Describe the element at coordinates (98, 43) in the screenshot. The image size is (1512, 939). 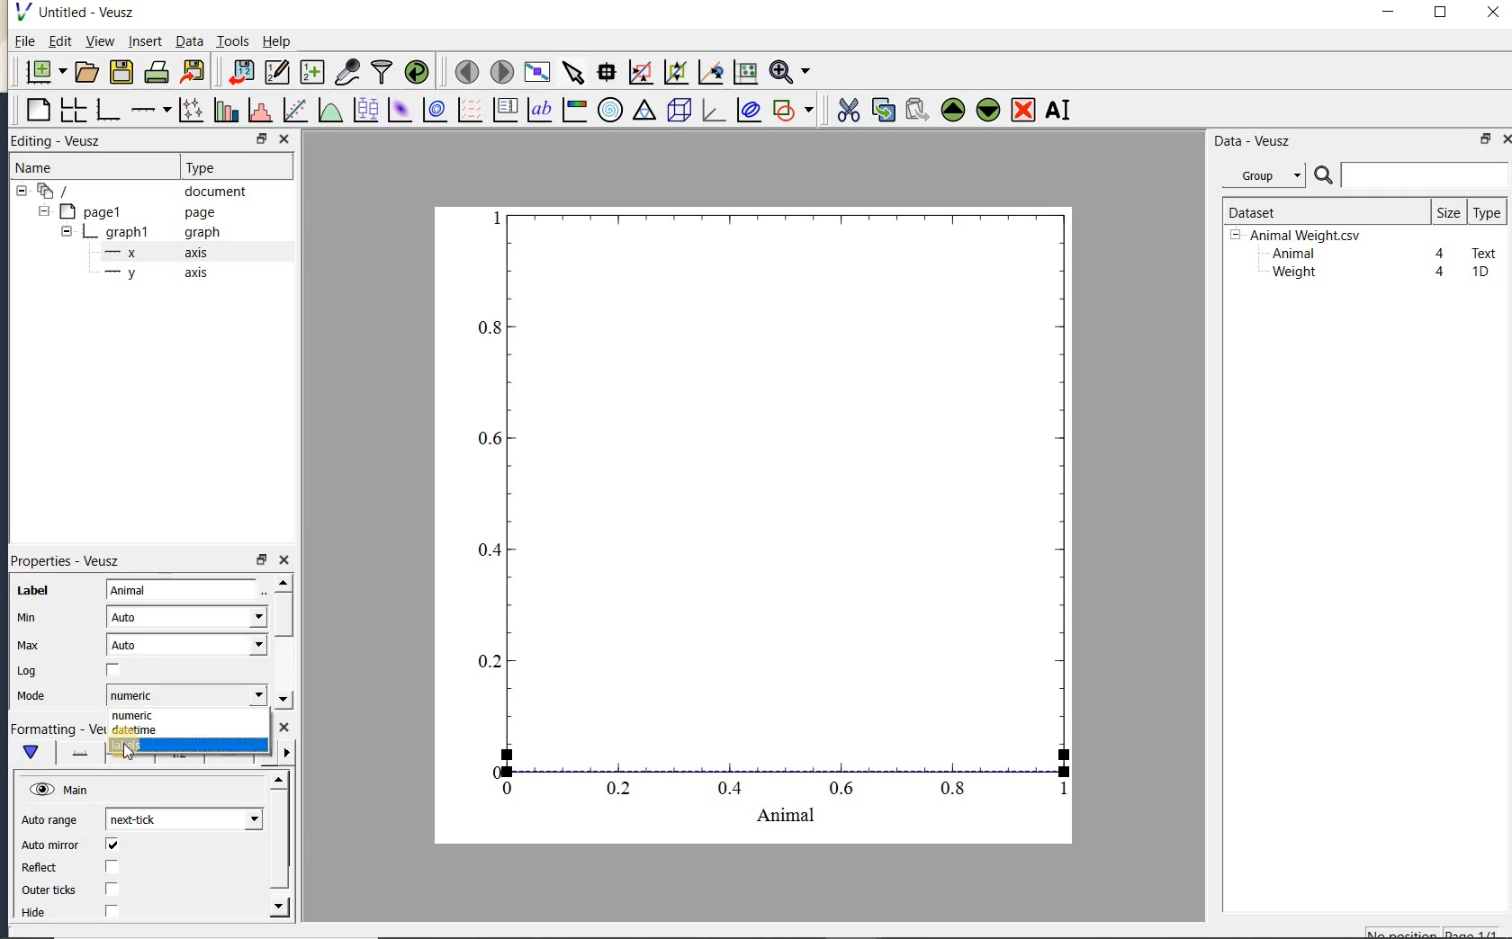
I see `view` at that location.